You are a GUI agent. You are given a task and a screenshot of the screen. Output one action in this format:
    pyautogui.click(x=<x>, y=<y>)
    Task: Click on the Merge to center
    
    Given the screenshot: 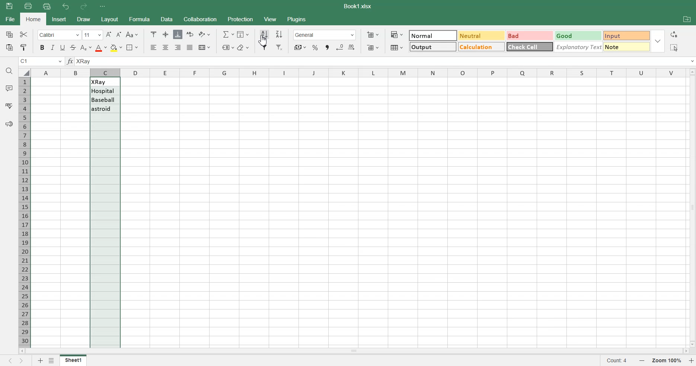 What is the action you would take?
    pyautogui.click(x=204, y=47)
    